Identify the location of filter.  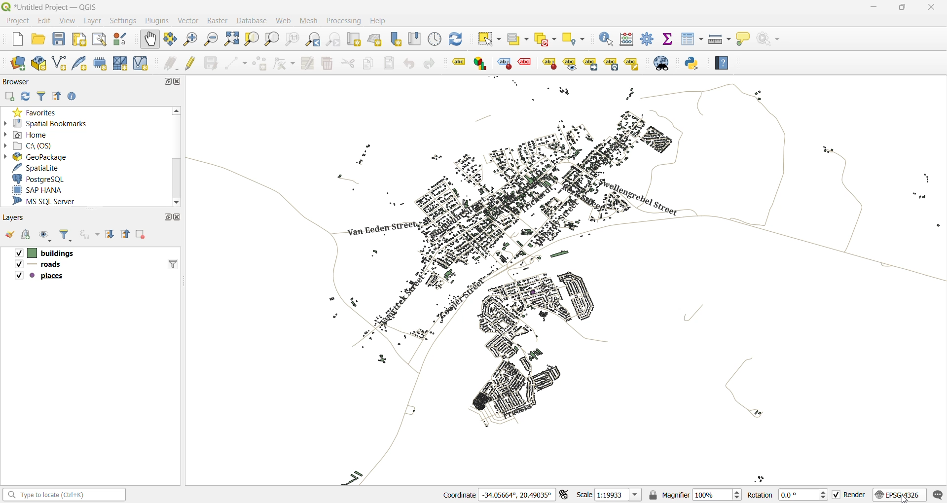
(66, 236).